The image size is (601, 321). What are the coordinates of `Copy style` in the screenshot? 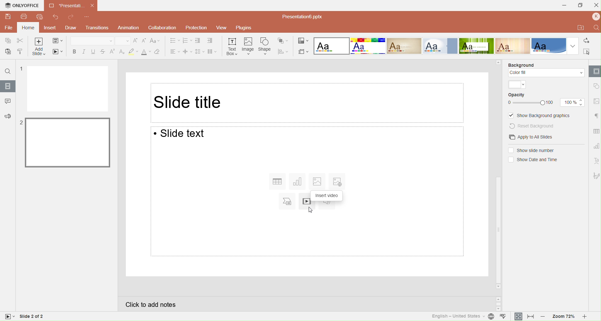 It's located at (21, 52).